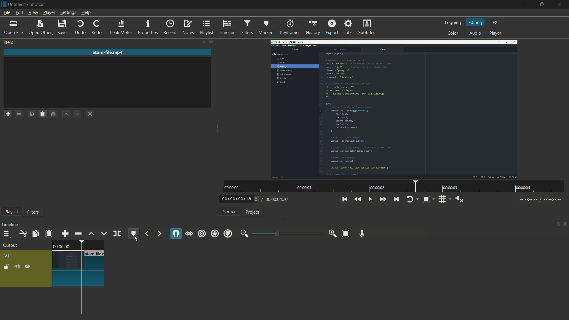 The image size is (569, 320). Describe the element at coordinates (189, 234) in the screenshot. I see `scrub while dragging` at that location.